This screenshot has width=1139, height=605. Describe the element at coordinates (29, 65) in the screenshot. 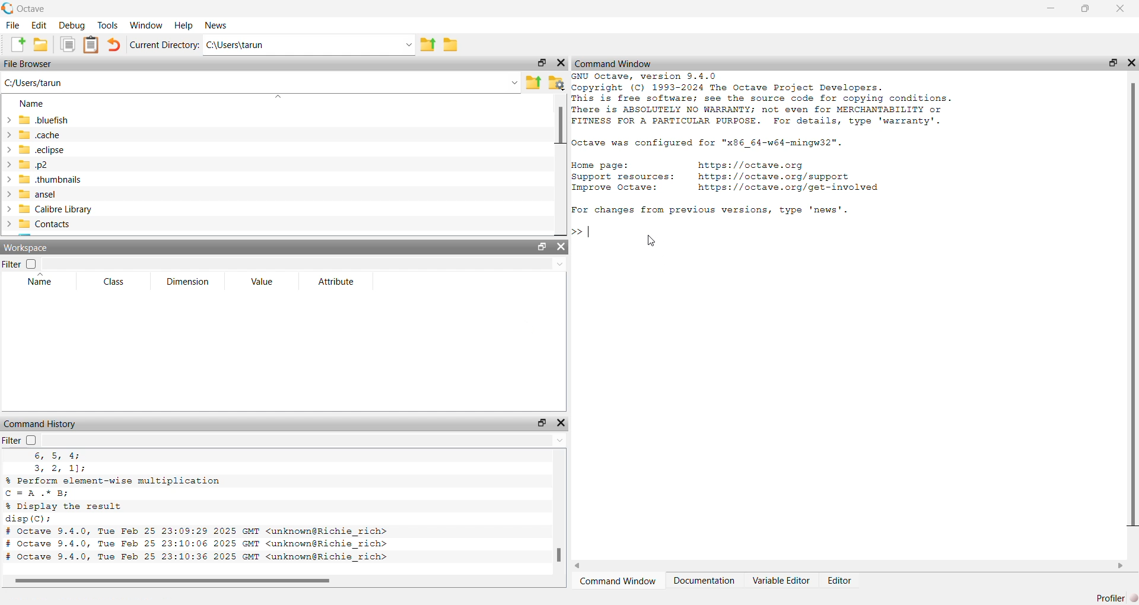

I see `File Browser` at that location.